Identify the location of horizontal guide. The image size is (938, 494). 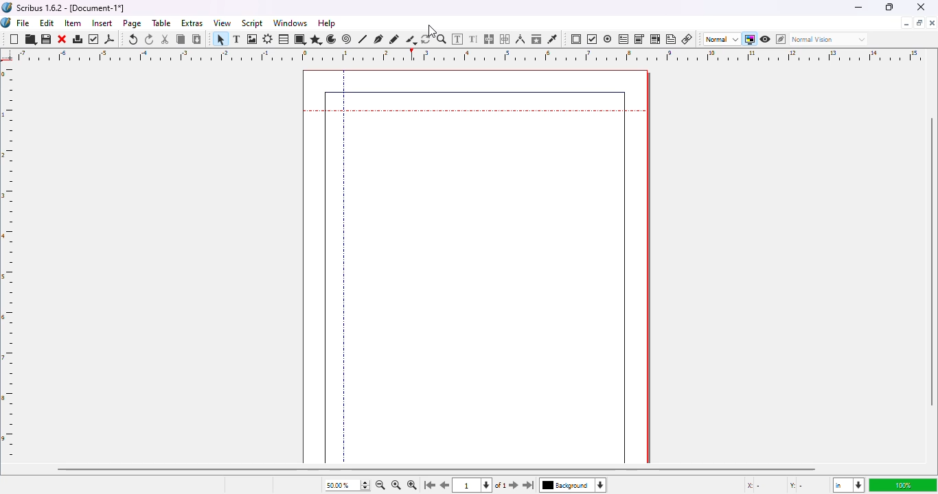
(475, 112).